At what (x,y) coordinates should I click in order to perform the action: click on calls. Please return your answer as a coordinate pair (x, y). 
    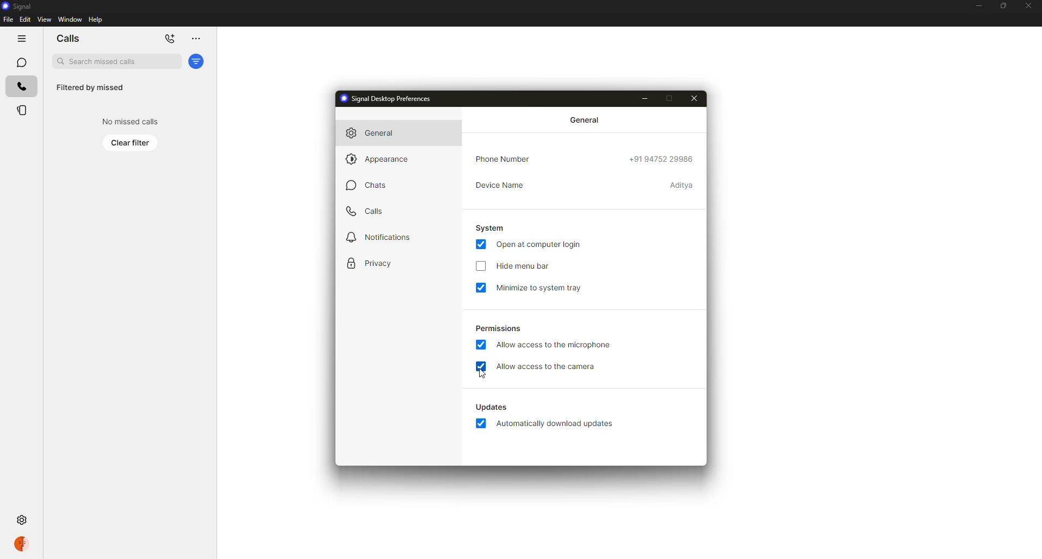
    Looking at the image, I should click on (21, 87).